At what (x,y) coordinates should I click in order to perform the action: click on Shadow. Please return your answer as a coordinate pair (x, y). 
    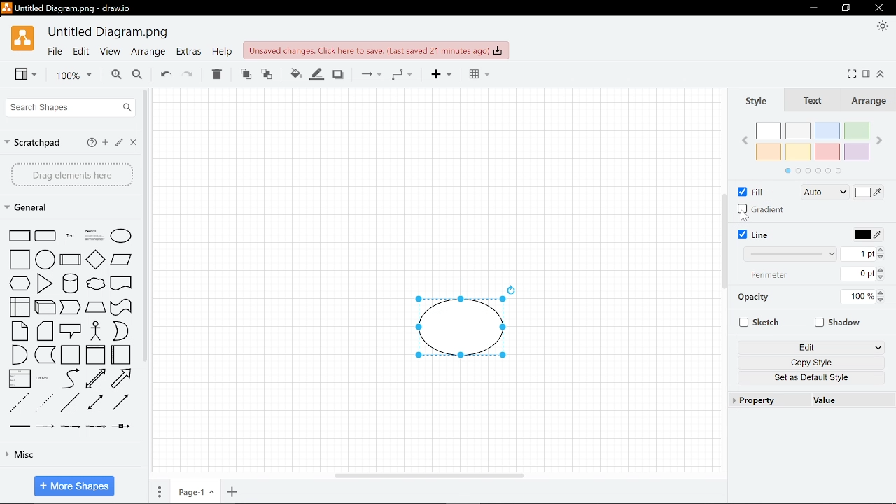
    Looking at the image, I should click on (839, 322).